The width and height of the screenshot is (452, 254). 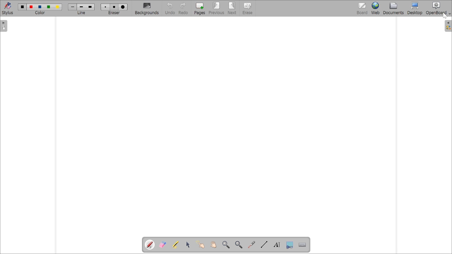 I want to click on Zoom in, so click(x=226, y=245).